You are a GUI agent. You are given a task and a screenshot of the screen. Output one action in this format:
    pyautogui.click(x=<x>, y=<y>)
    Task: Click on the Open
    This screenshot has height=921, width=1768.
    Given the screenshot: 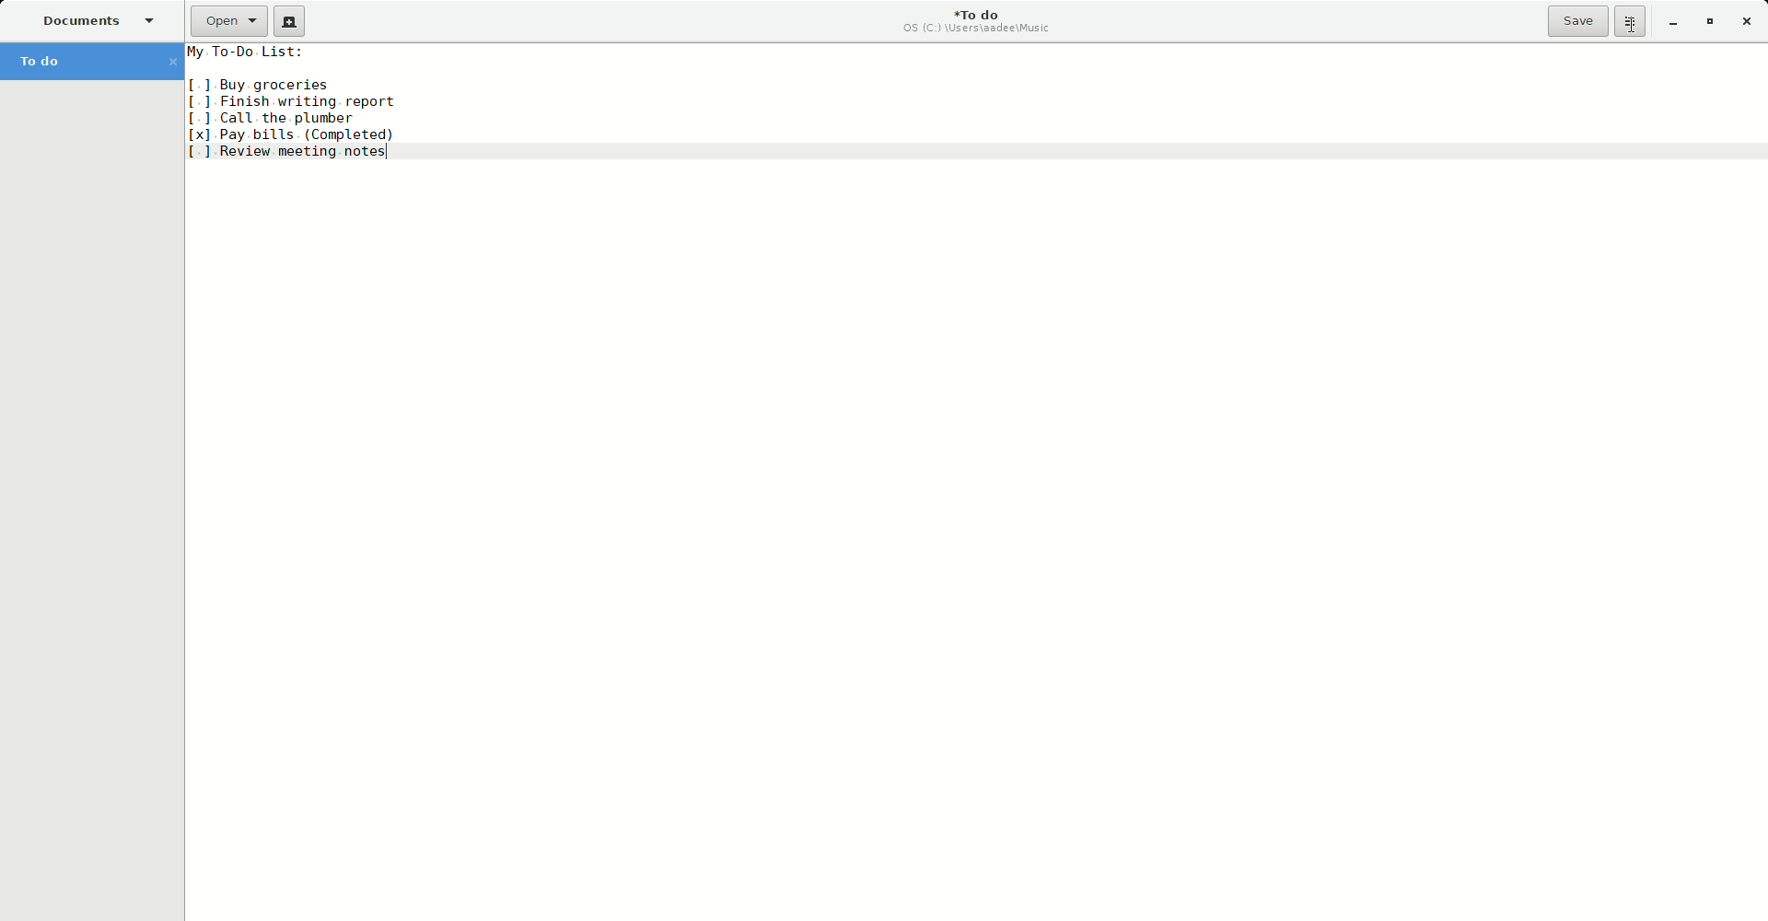 What is the action you would take?
    pyautogui.click(x=227, y=21)
    